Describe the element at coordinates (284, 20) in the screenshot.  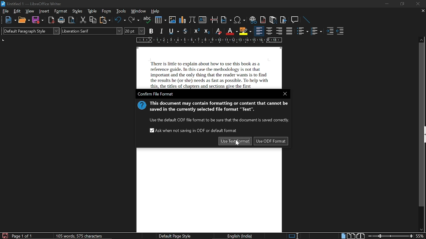
I see `insert bookmark` at that location.